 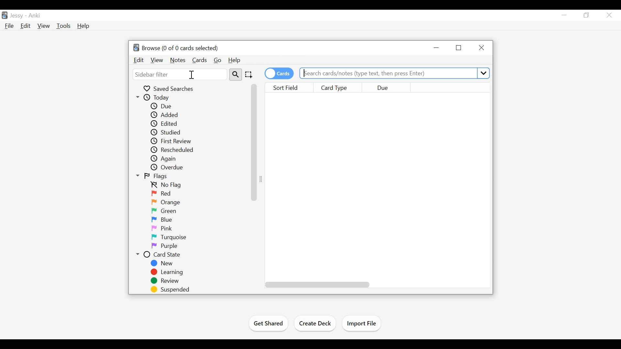 I want to click on Horizontal Scroll bar, so click(x=318, y=284).